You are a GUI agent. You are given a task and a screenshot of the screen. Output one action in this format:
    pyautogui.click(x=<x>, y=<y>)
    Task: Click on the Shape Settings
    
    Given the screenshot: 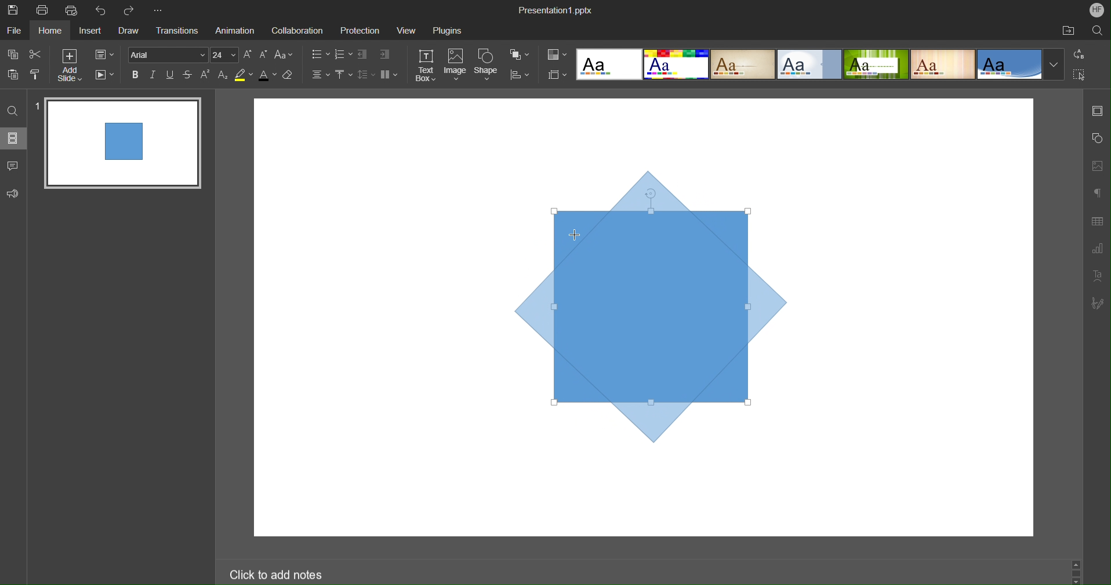 What is the action you would take?
    pyautogui.click(x=1096, y=139)
    